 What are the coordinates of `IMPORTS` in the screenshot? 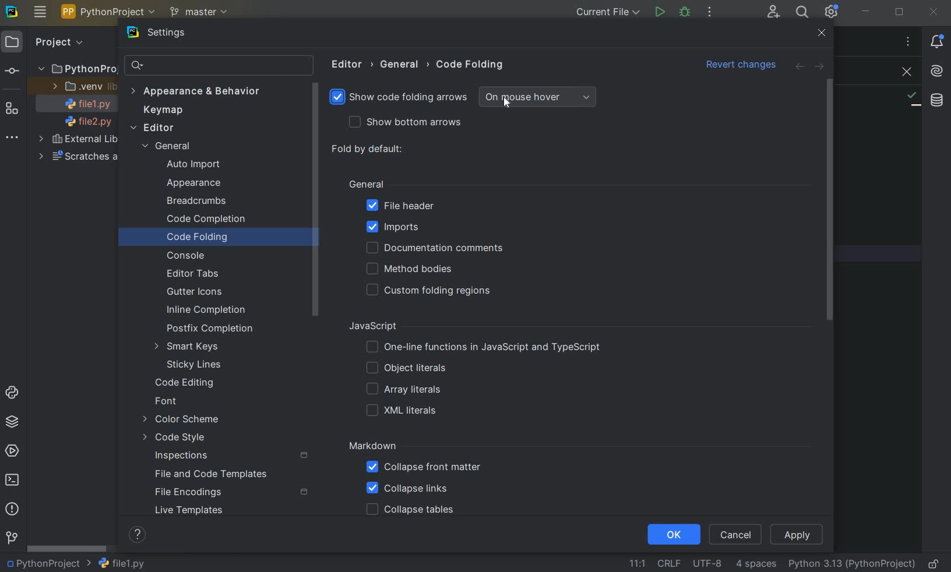 It's located at (410, 227).